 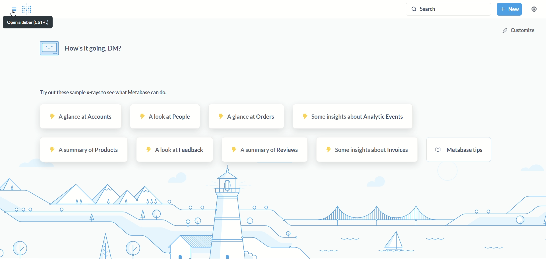 What do you see at coordinates (30, 22) in the screenshot?
I see `Open sidebar (Ctrl +.)` at bounding box center [30, 22].